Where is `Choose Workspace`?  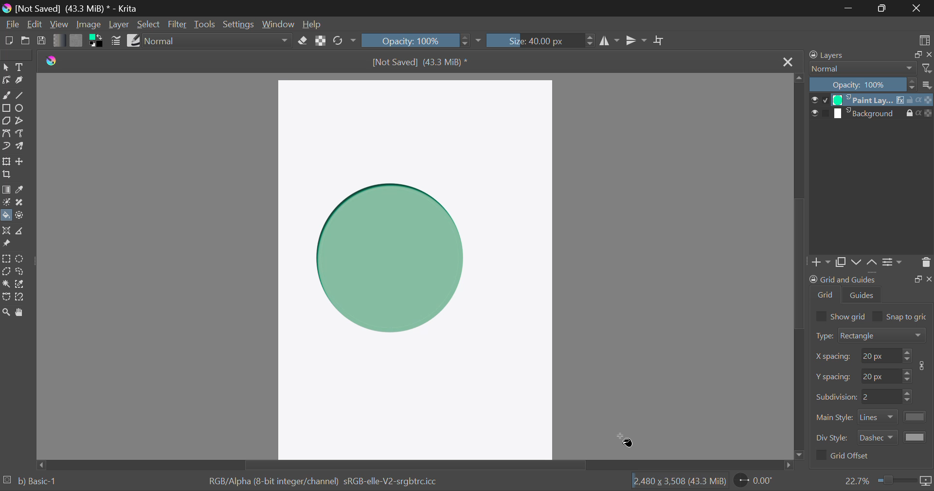 Choose Workspace is located at coordinates (923, 40).